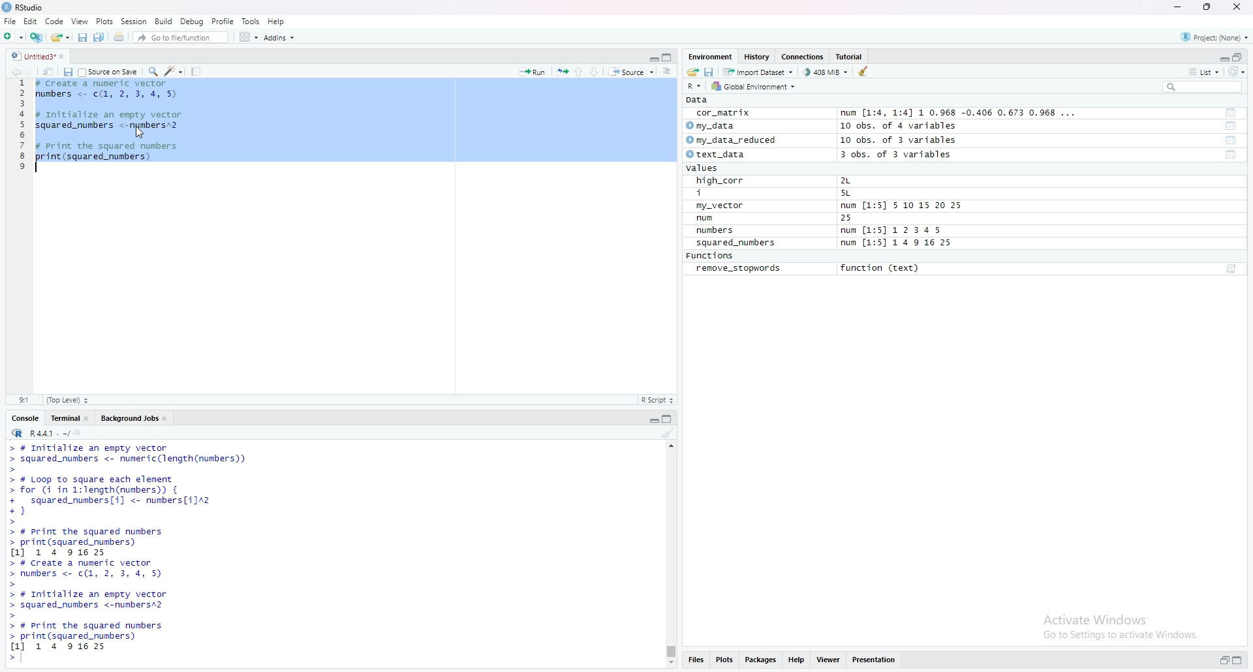 The image size is (1253, 672). What do you see at coordinates (1208, 7) in the screenshot?
I see `maximize` at bounding box center [1208, 7].